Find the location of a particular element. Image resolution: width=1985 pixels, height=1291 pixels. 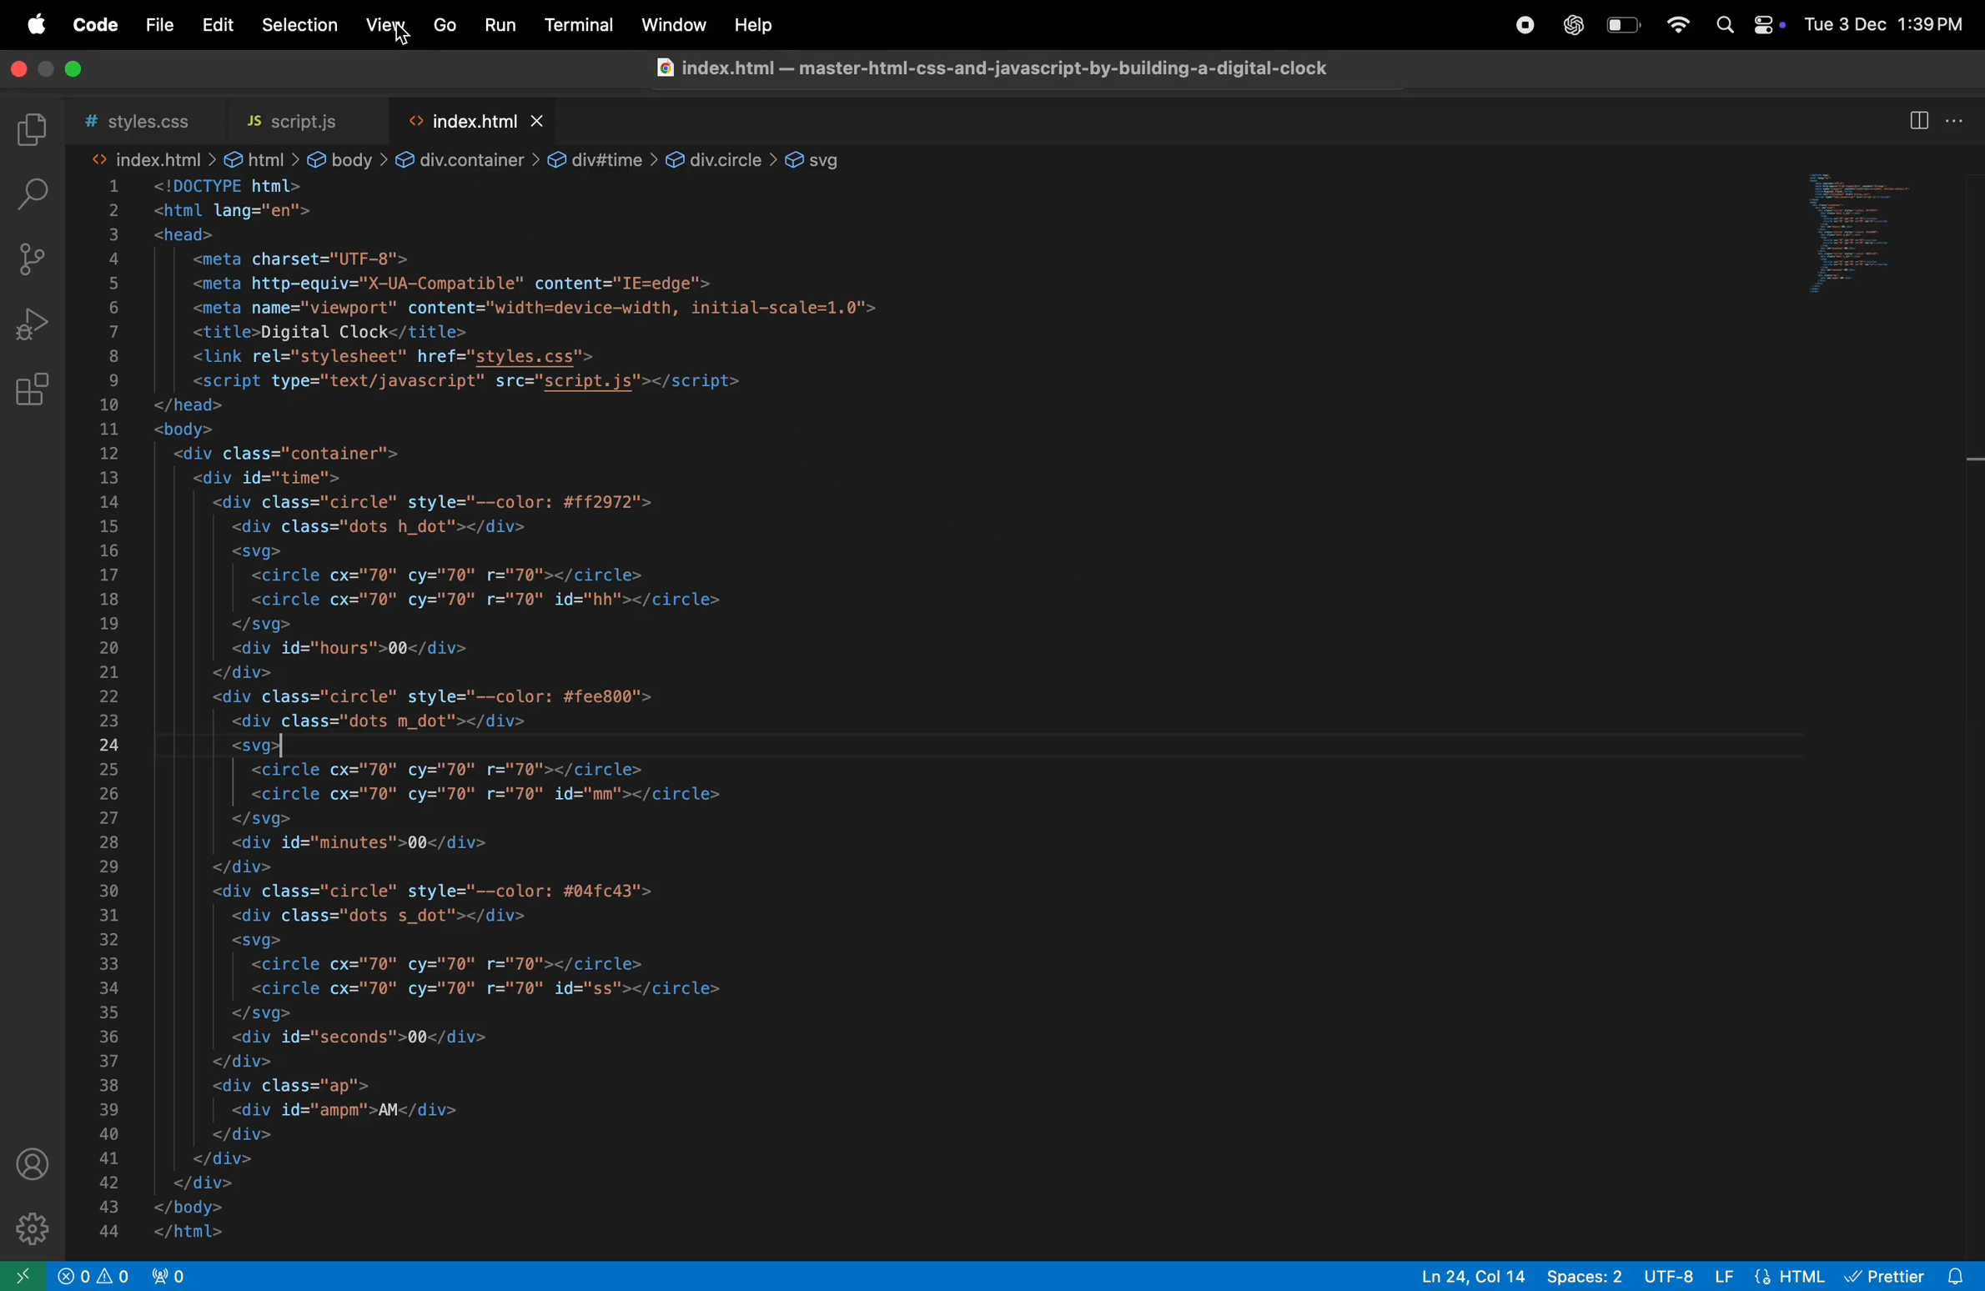

chatgpt is located at coordinates (1570, 25).